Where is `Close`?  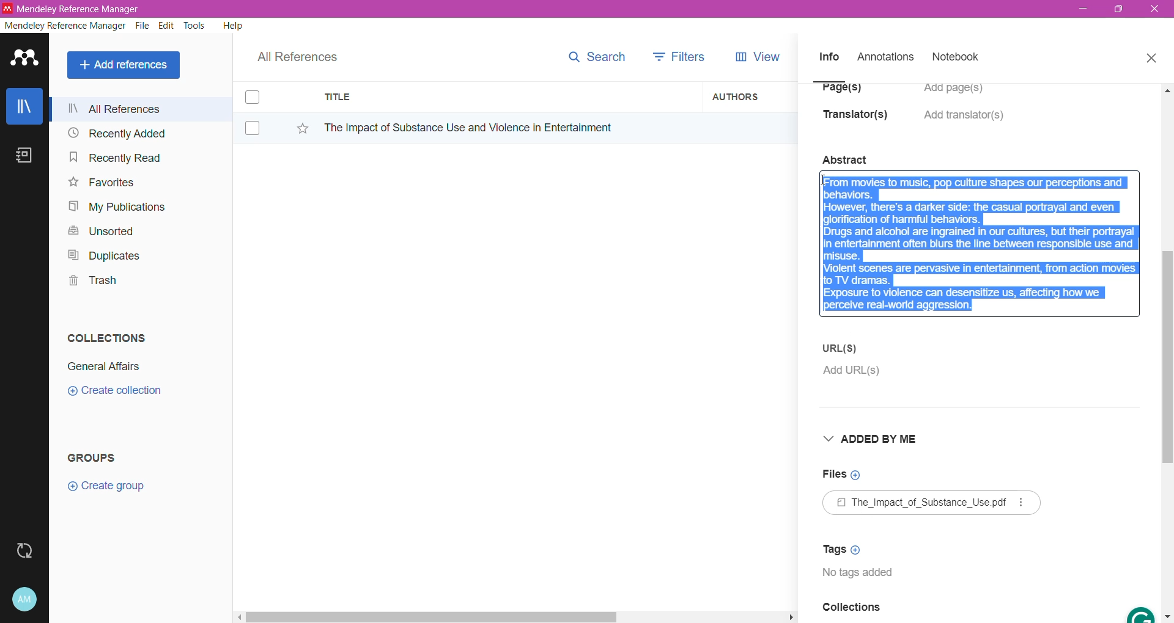 Close is located at coordinates (1151, 56).